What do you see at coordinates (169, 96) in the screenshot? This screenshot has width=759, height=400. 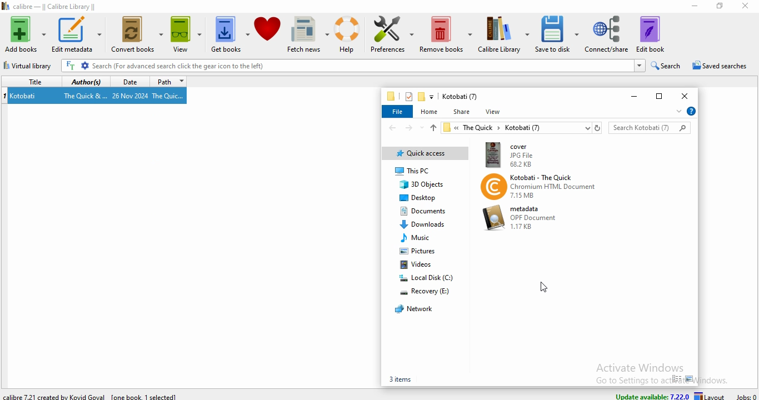 I see `The Quic...` at bounding box center [169, 96].